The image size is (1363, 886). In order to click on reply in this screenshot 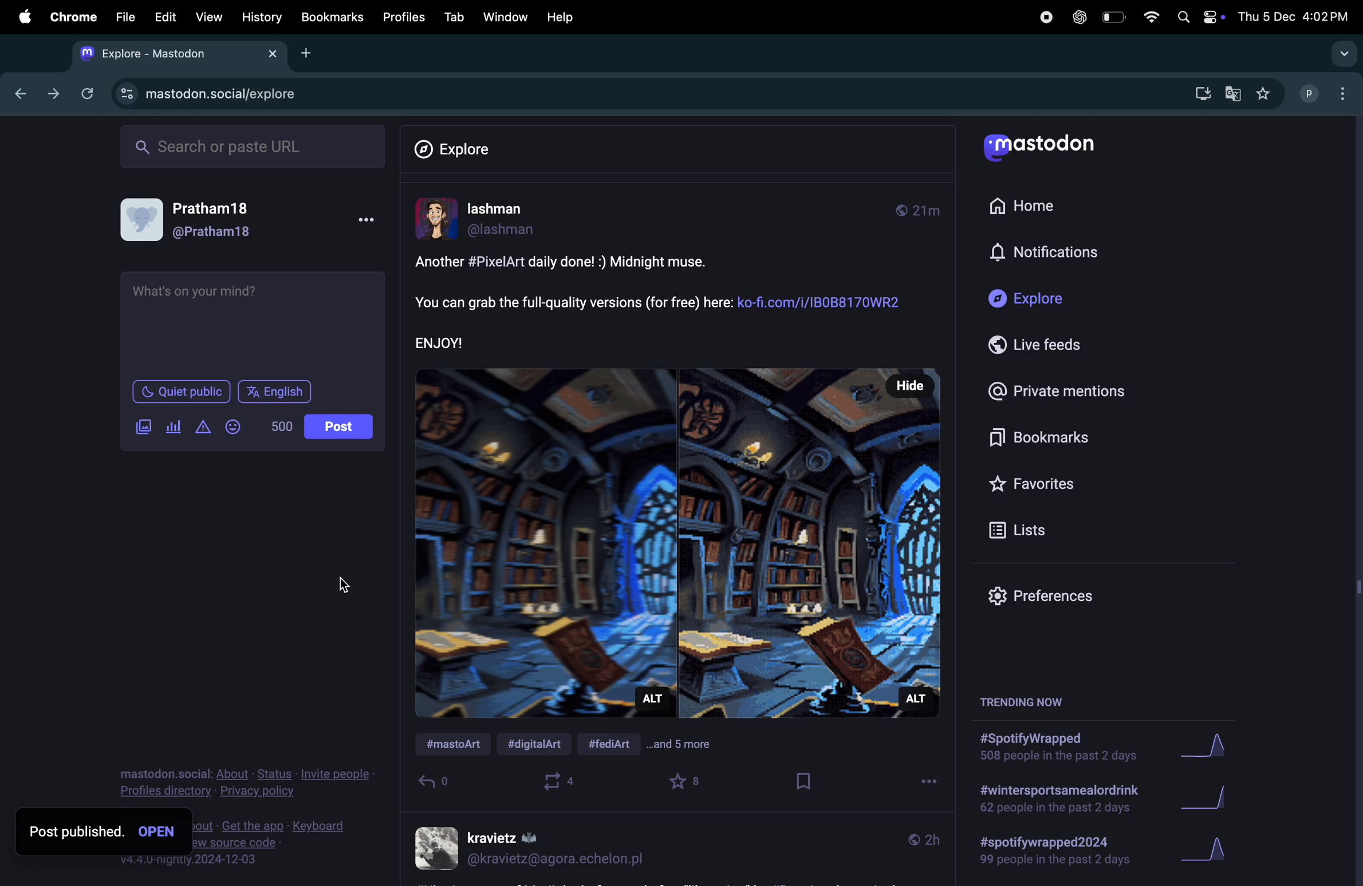, I will do `click(436, 784)`.